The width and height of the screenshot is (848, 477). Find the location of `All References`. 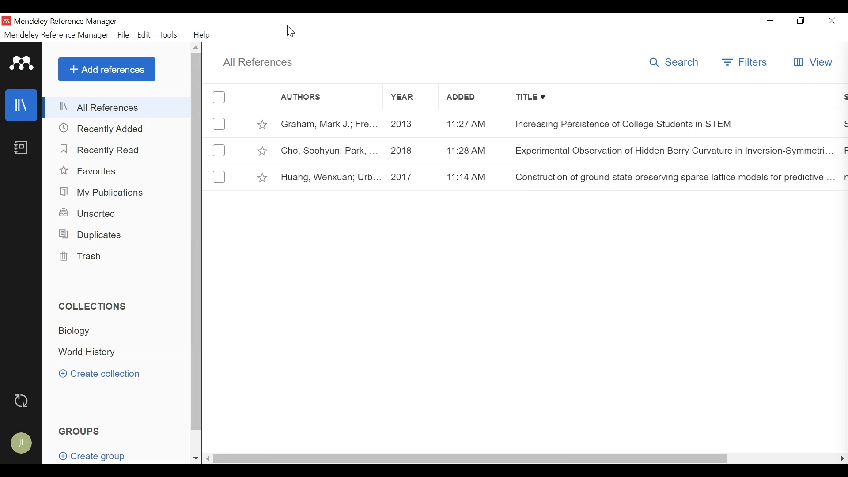

All References is located at coordinates (118, 106).